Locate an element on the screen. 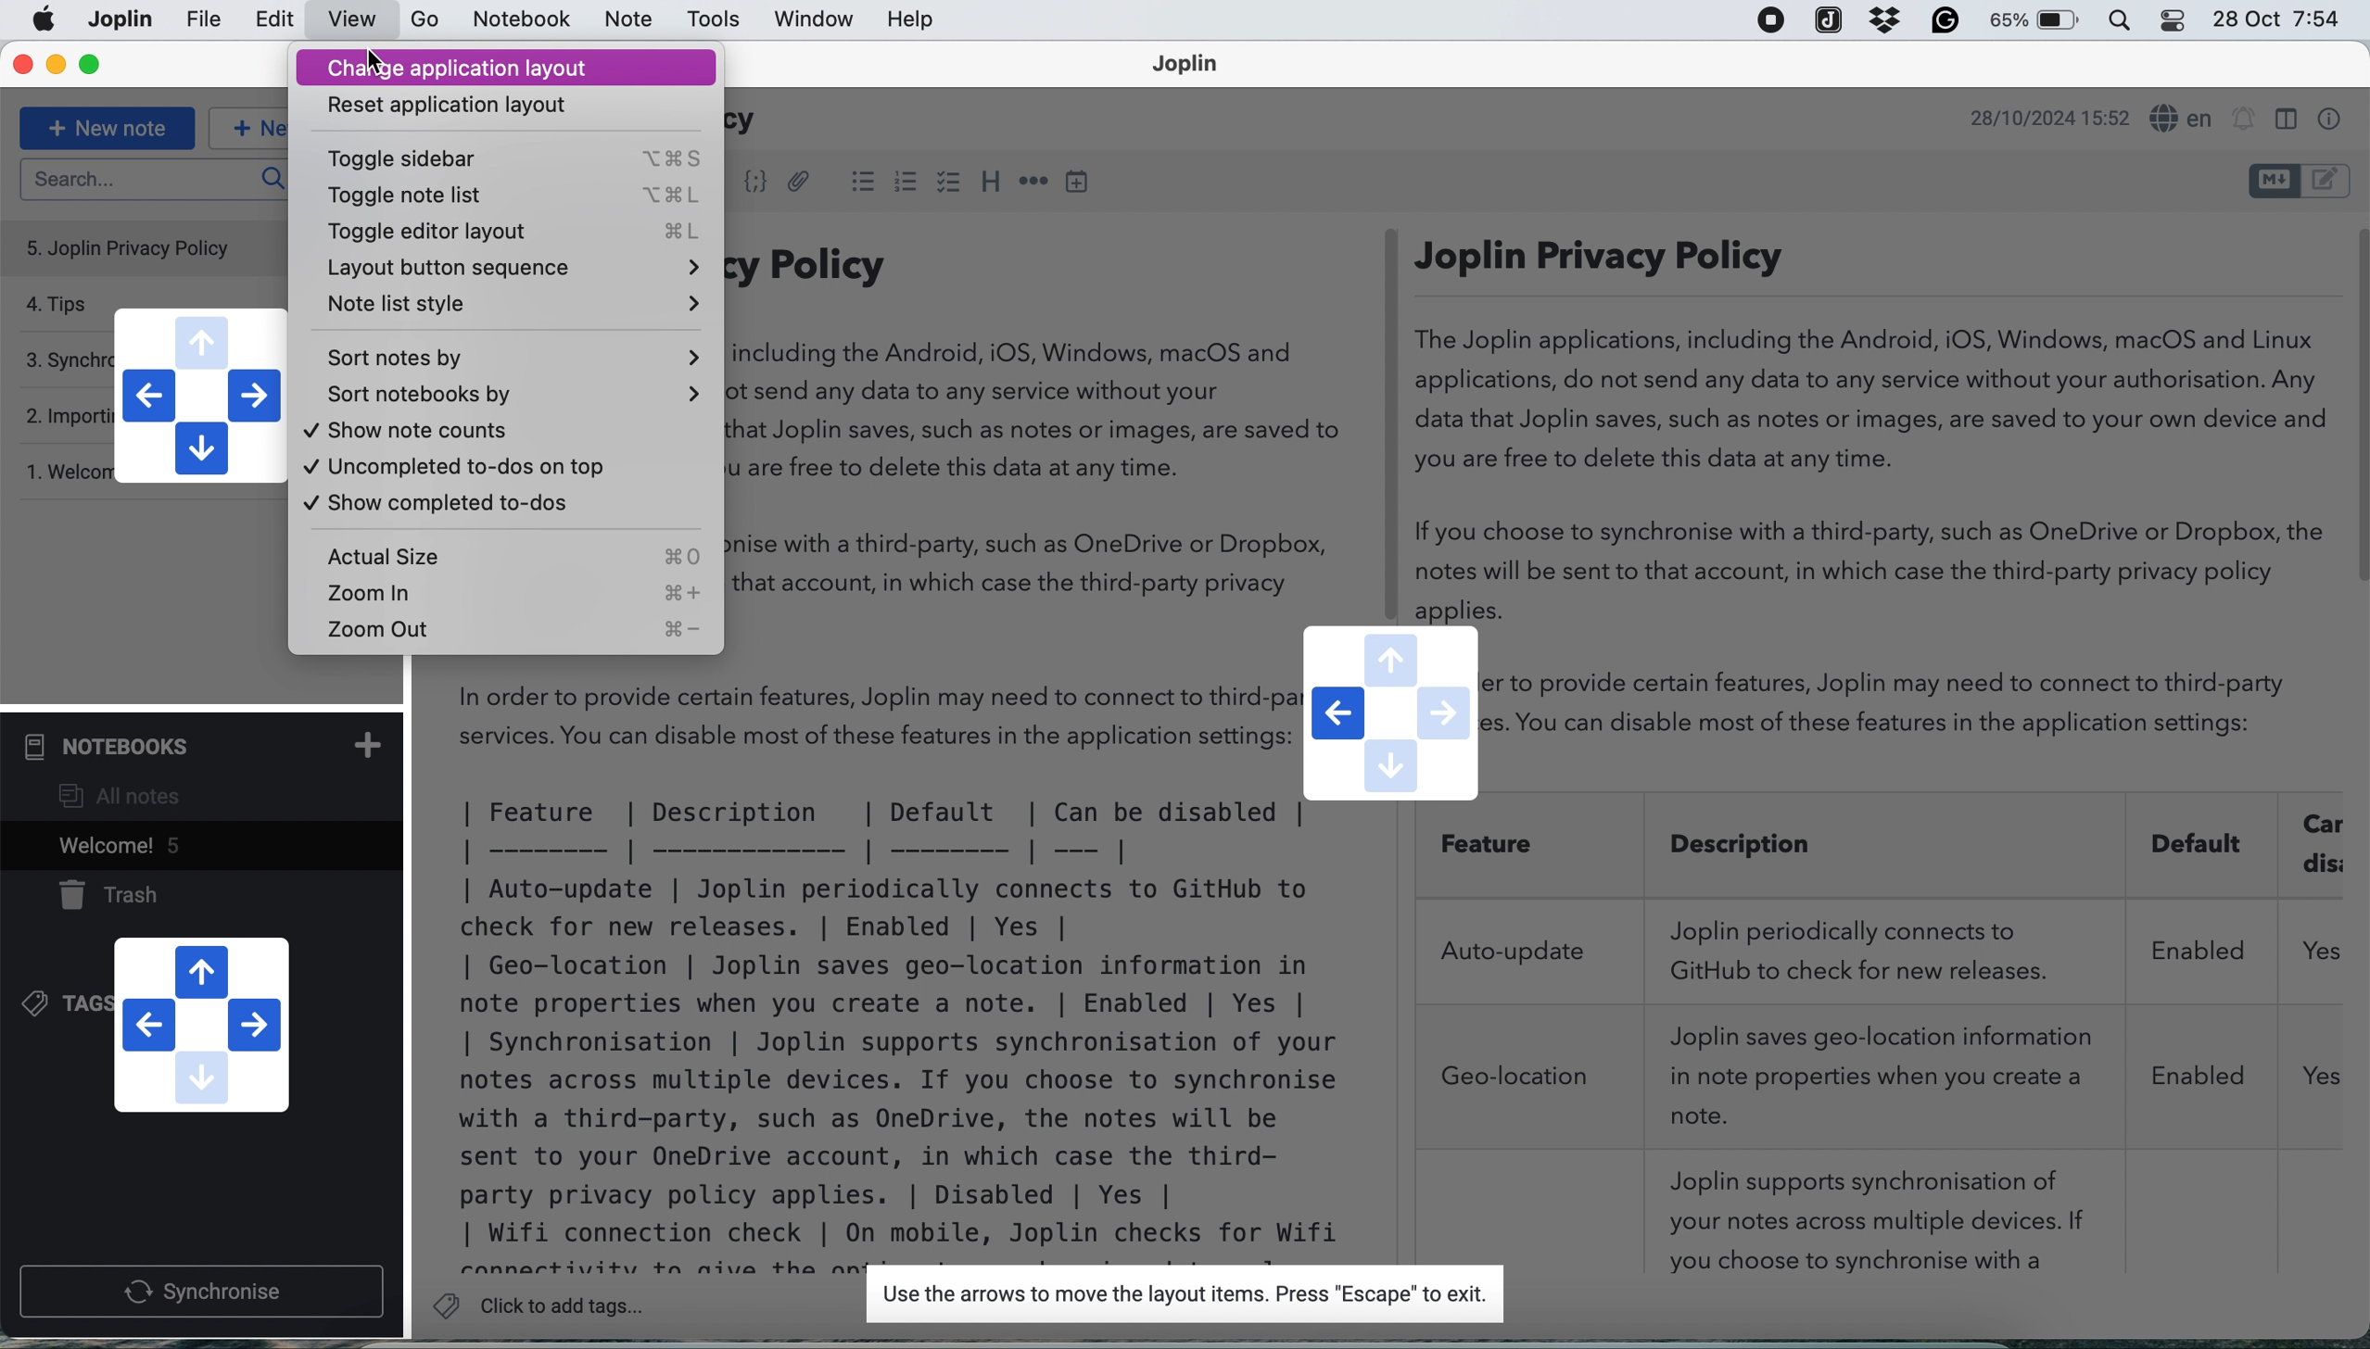 This screenshot has width=2370, height=1349. zoom in is located at coordinates (511, 592).